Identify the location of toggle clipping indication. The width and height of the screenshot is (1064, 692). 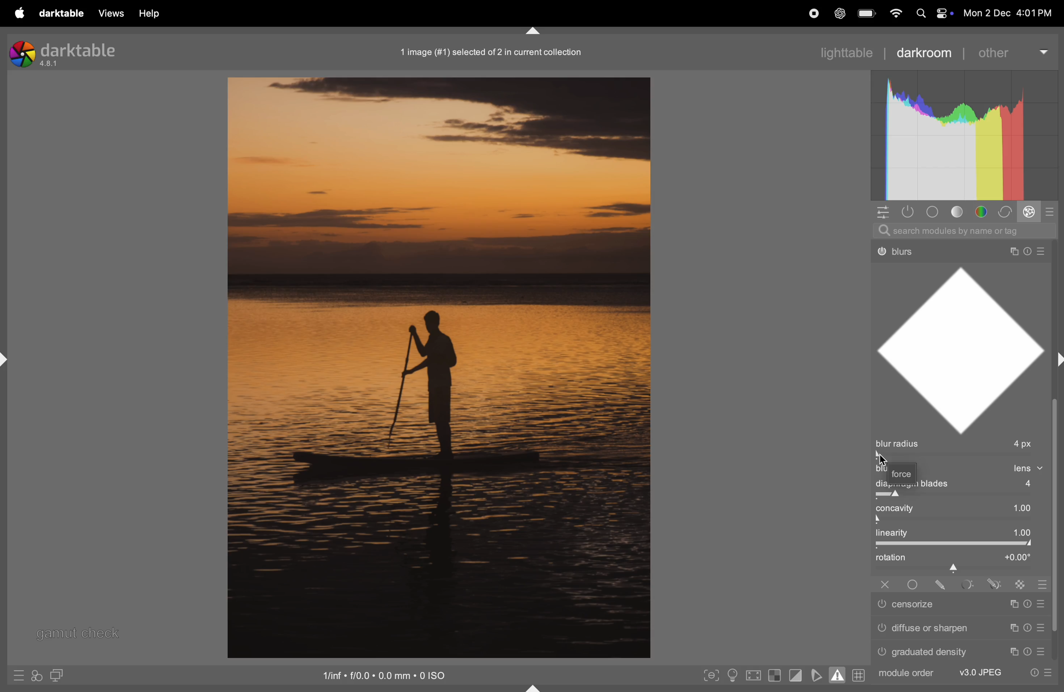
(795, 676).